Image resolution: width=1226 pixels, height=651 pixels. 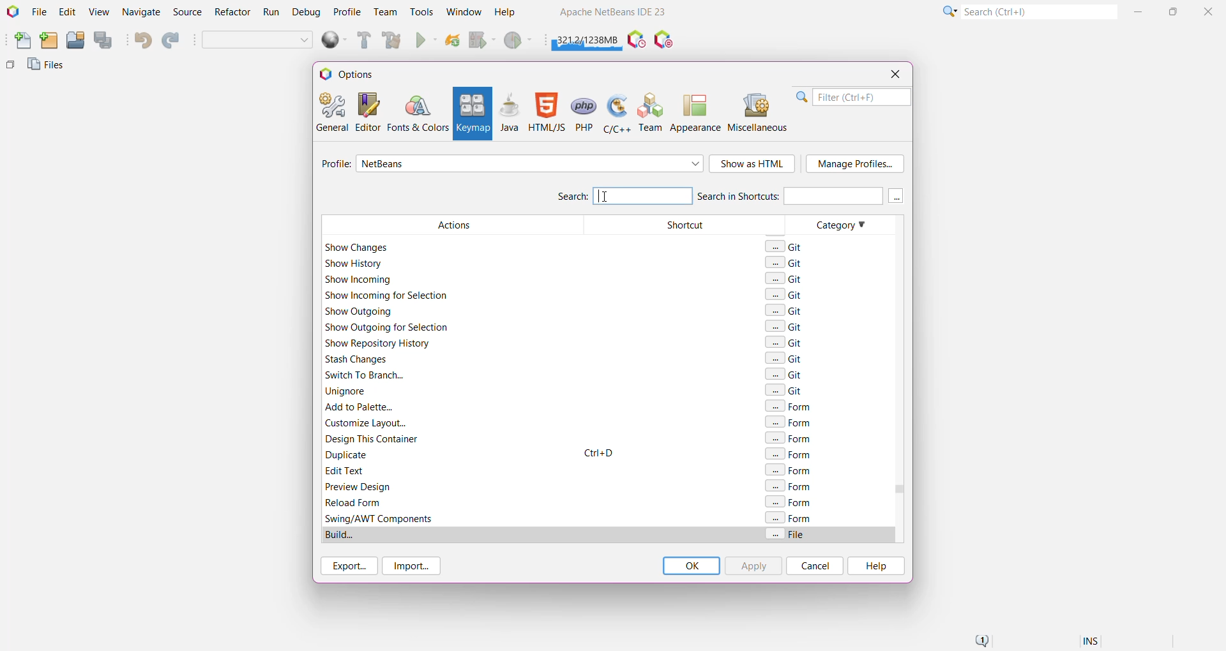 I want to click on Appearance, so click(x=695, y=112).